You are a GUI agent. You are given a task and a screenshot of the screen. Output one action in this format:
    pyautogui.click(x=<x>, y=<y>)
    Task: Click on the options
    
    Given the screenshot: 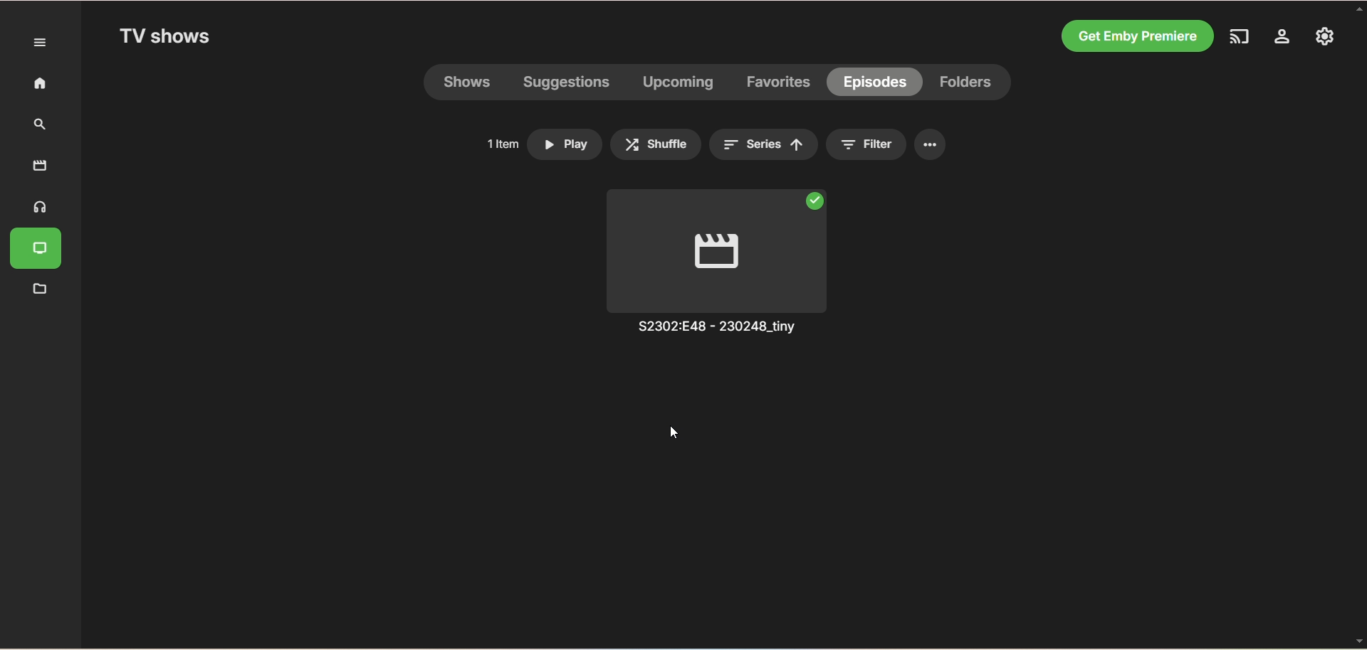 What is the action you would take?
    pyautogui.click(x=931, y=145)
    